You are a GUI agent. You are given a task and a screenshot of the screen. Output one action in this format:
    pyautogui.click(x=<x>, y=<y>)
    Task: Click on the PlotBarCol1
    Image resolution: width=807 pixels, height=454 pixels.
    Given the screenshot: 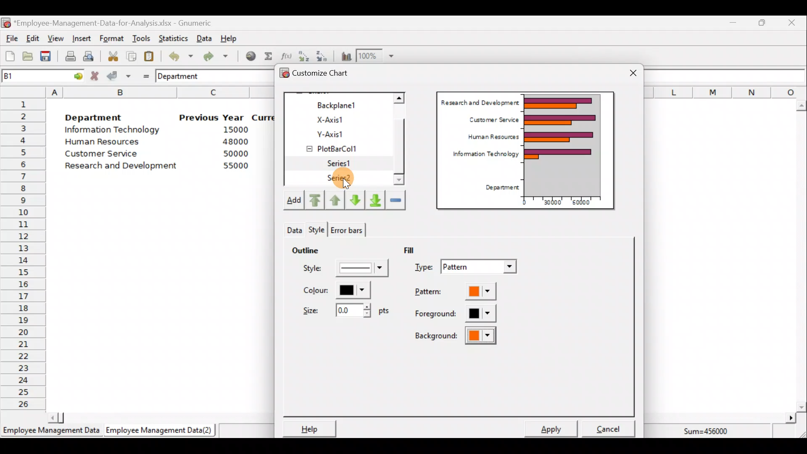 What is the action you would take?
    pyautogui.click(x=339, y=146)
    